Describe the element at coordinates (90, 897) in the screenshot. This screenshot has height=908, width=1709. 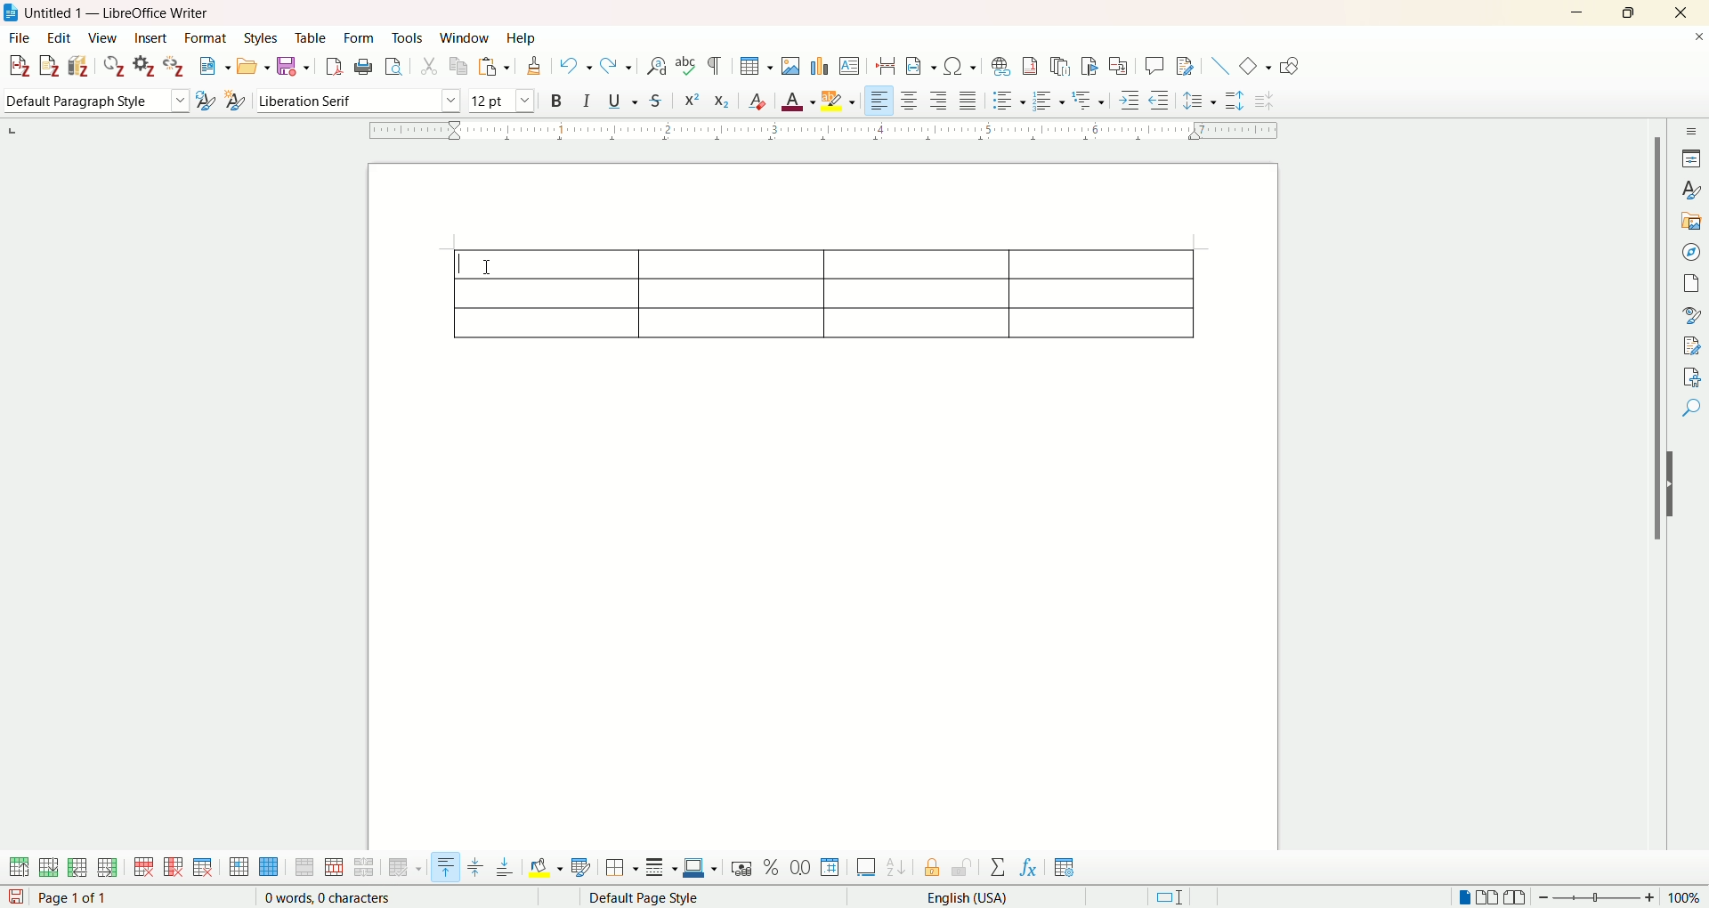
I see `page 1 of 1` at that location.